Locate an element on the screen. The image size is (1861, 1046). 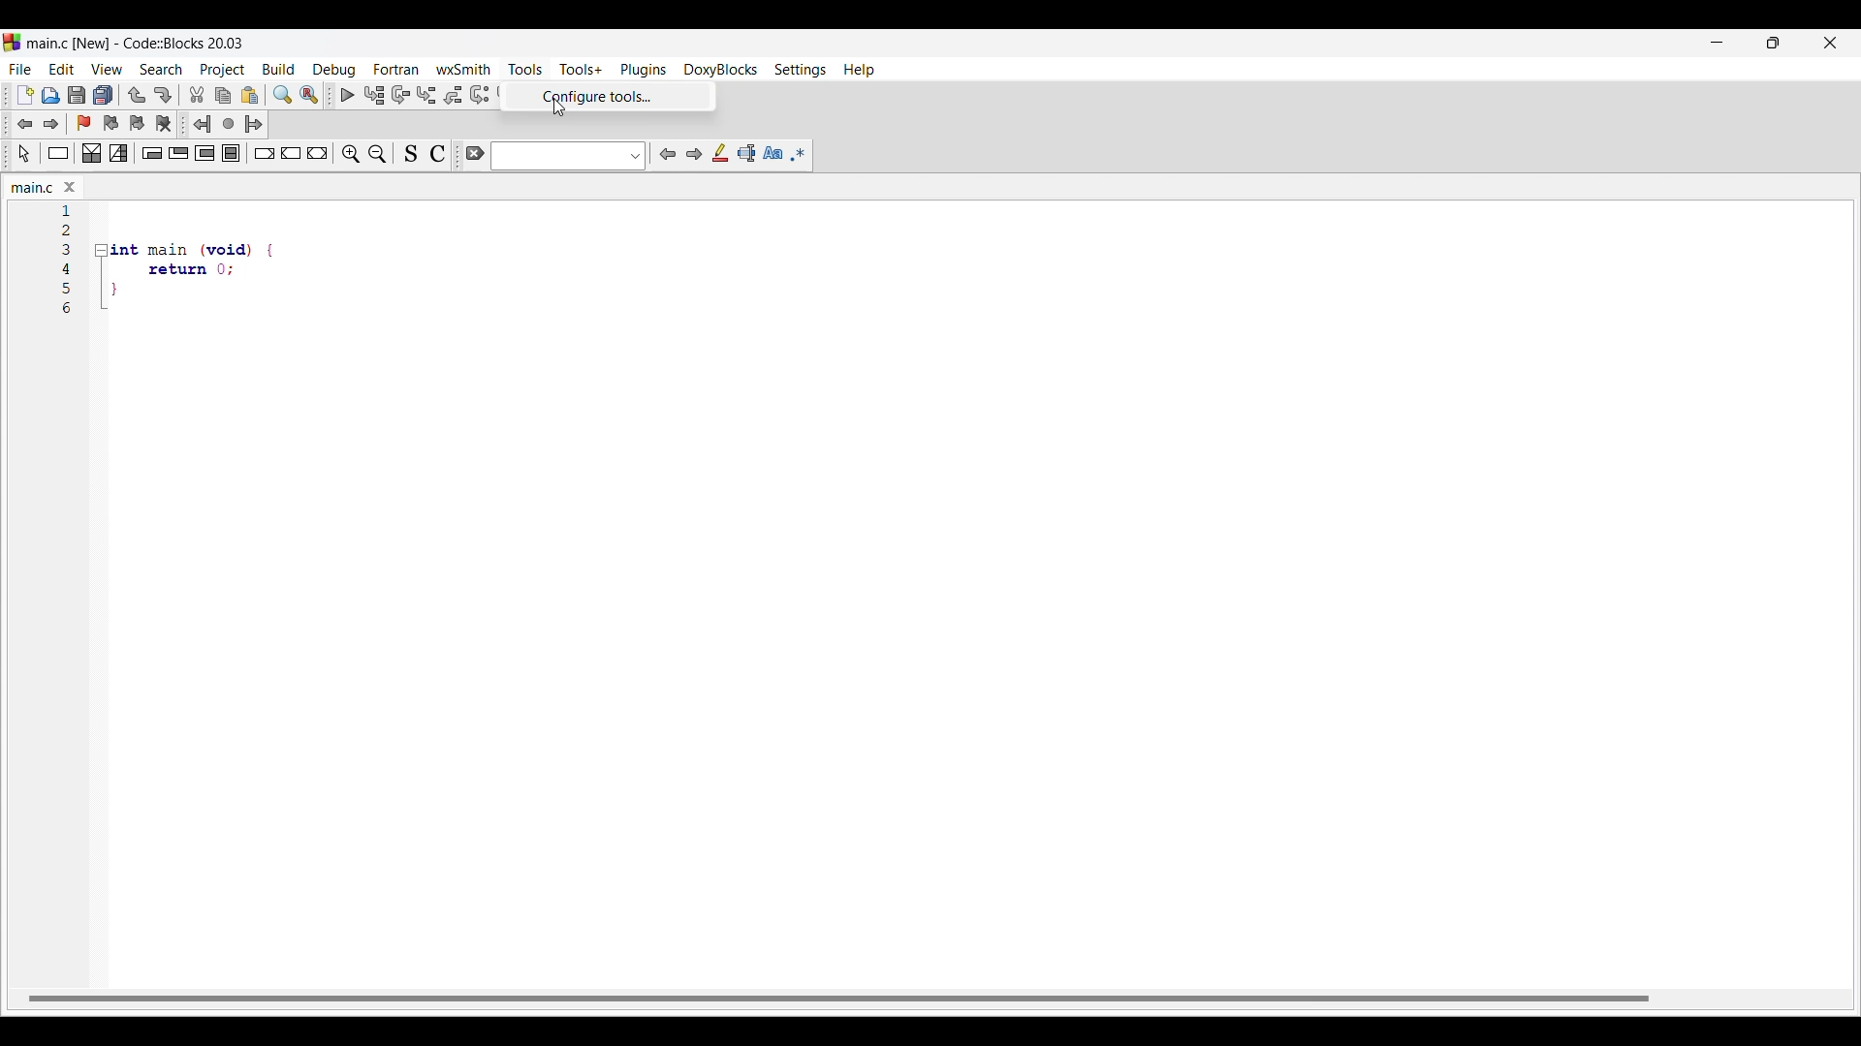
View menu is located at coordinates (107, 70).